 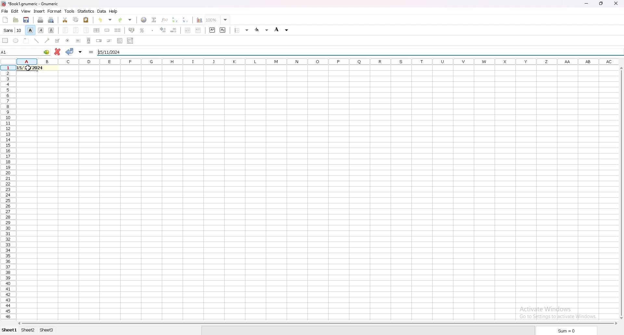 What do you see at coordinates (108, 30) in the screenshot?
I see `merge cell` at bounding box center [108, 30].